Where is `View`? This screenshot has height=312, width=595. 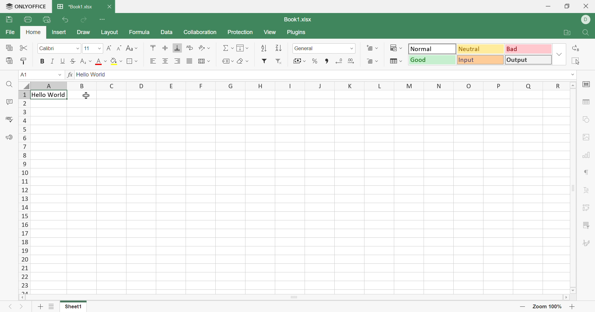
View is located at coordinates (271, 32).